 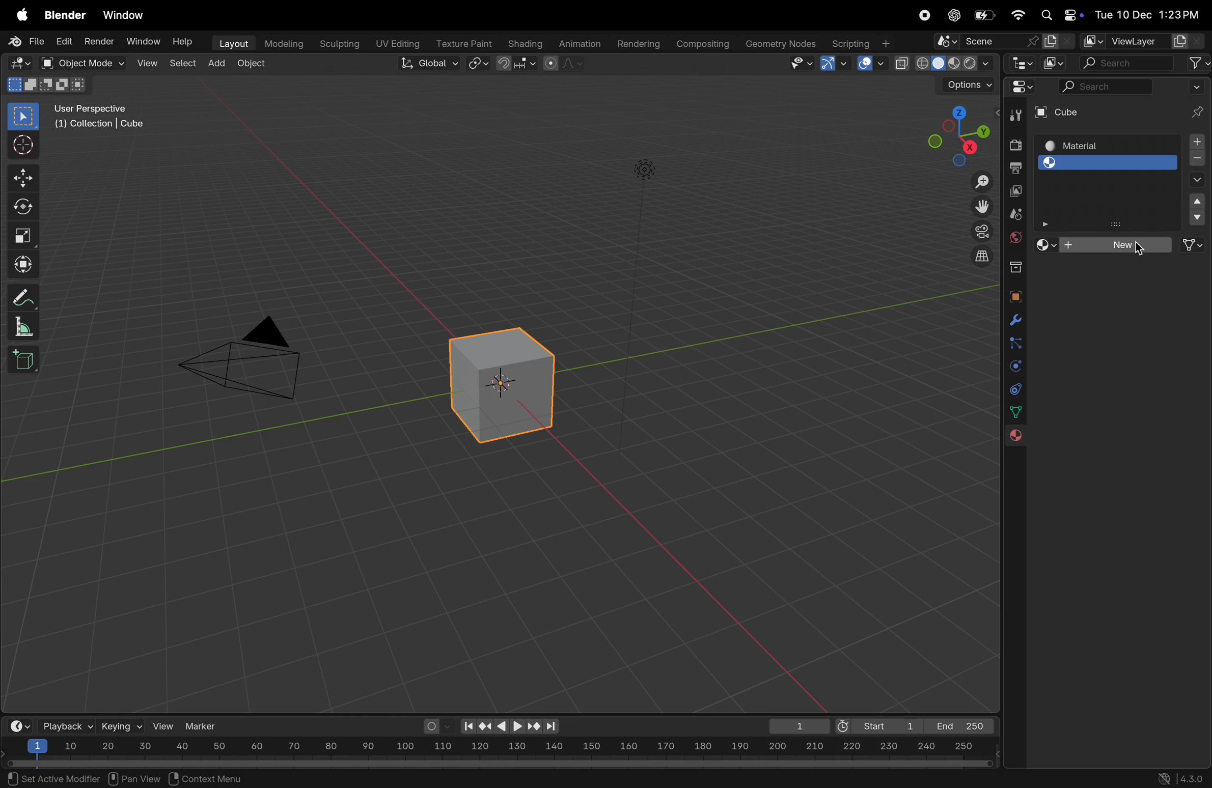 What do you see at coordinates (1014, 145) in the screenshot?
I see `render` at bounding box center [1014, 145].